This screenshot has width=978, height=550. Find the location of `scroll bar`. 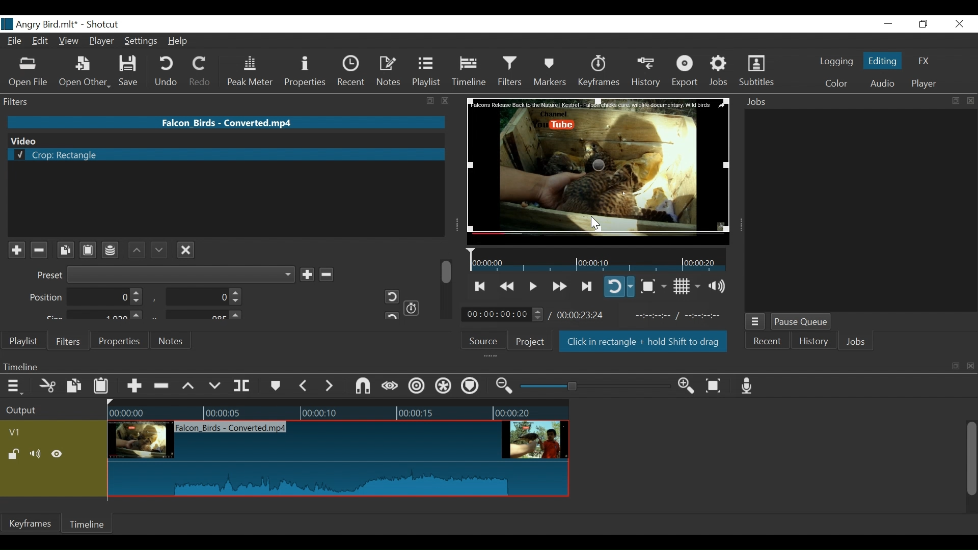

scroll bar is located at coordinates (447, 271).